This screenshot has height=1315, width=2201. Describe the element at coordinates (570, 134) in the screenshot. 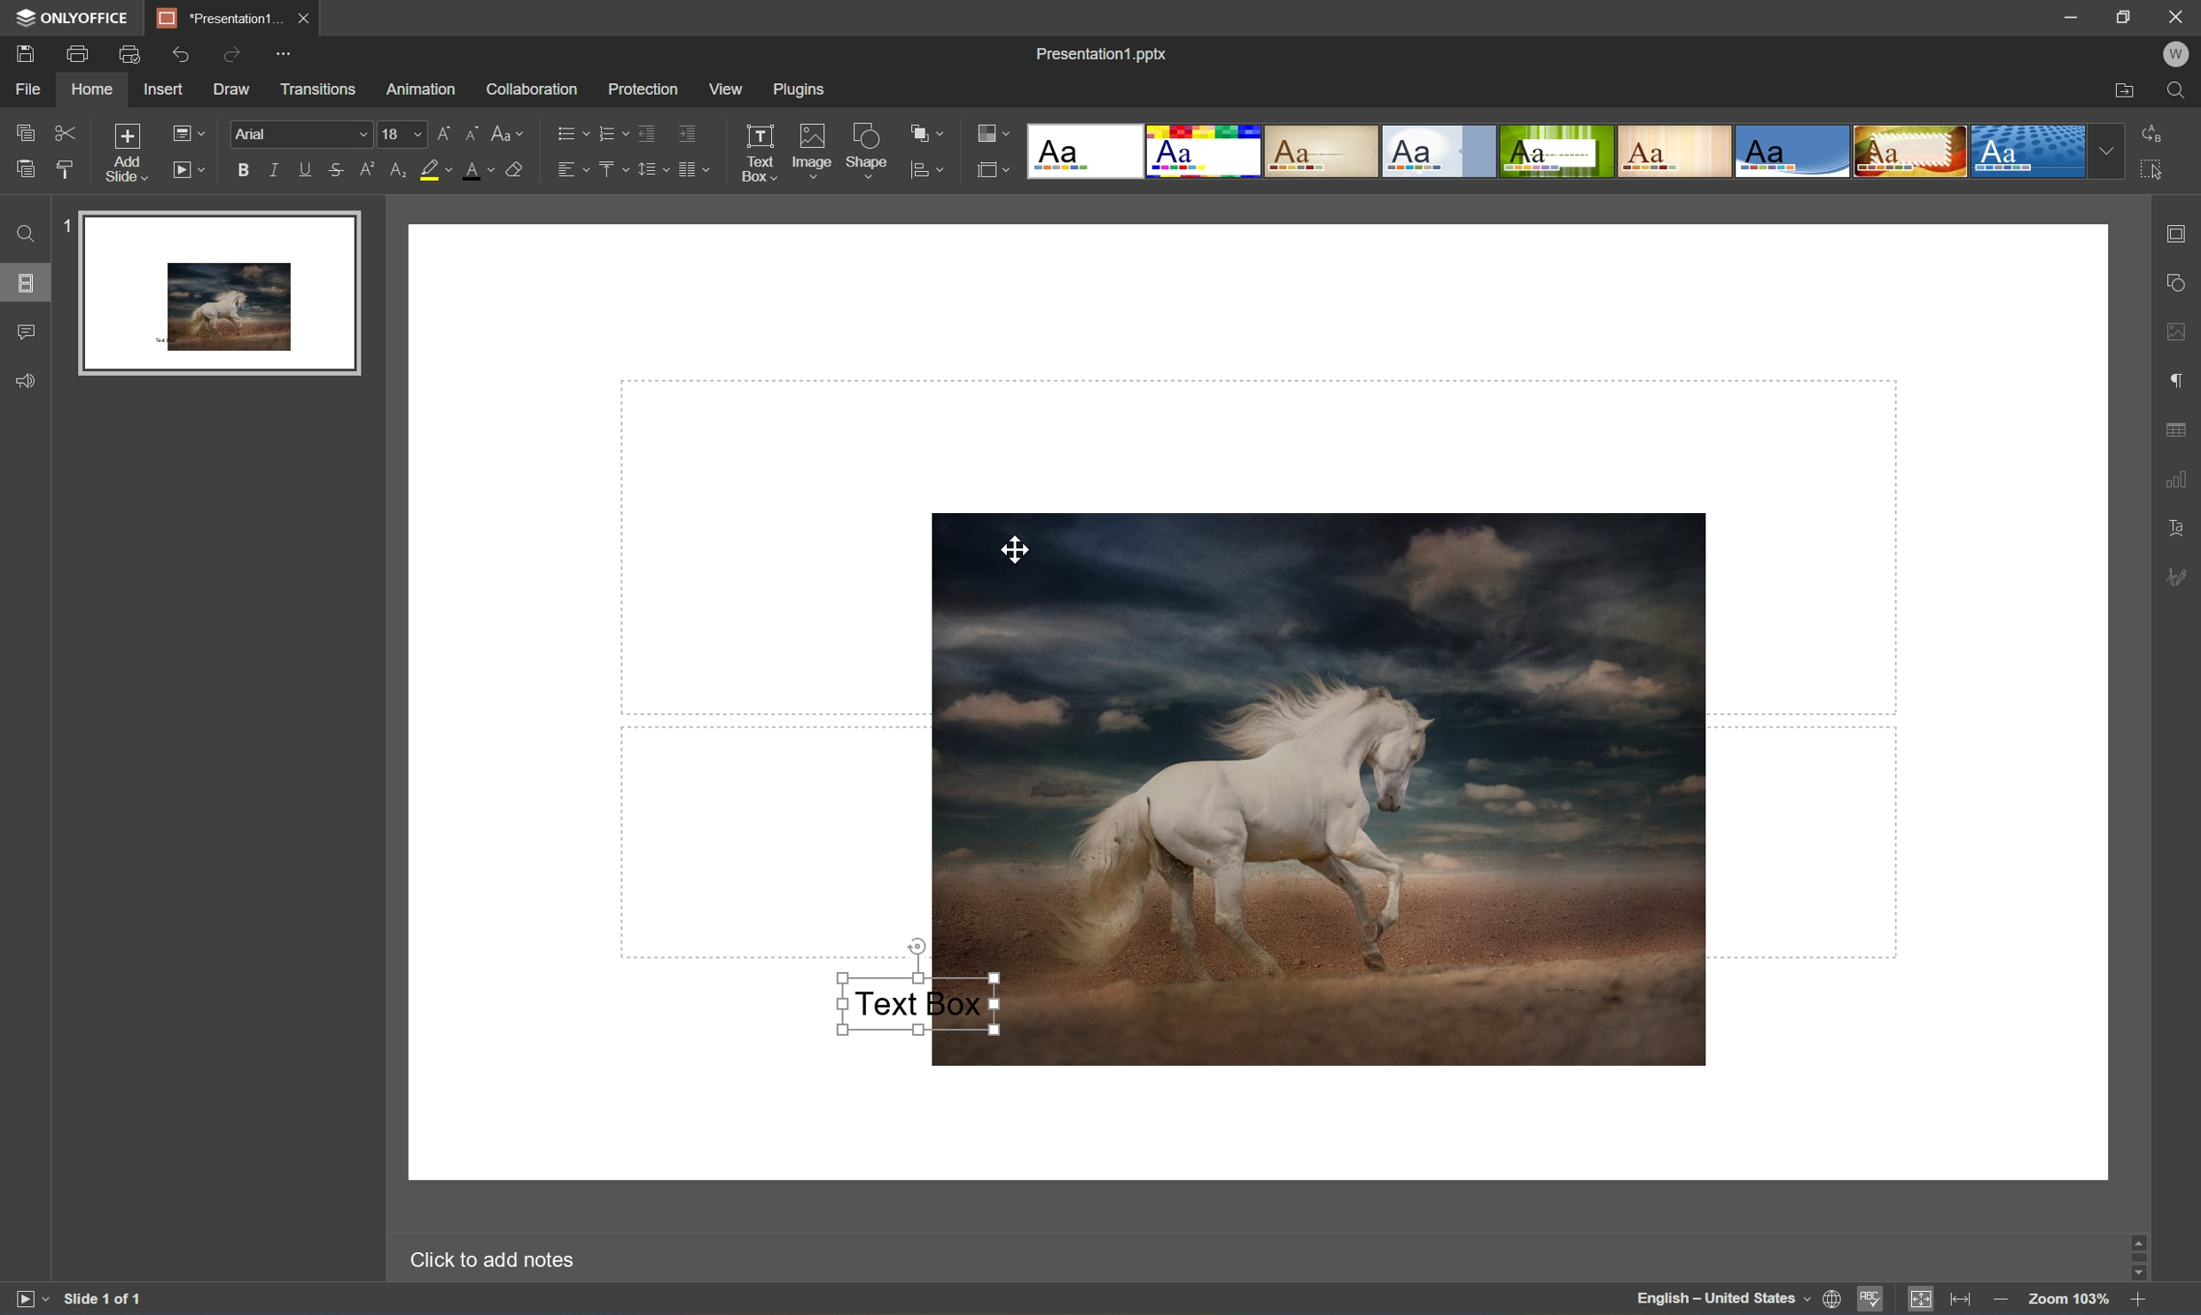

I see `Bullets` at that location.